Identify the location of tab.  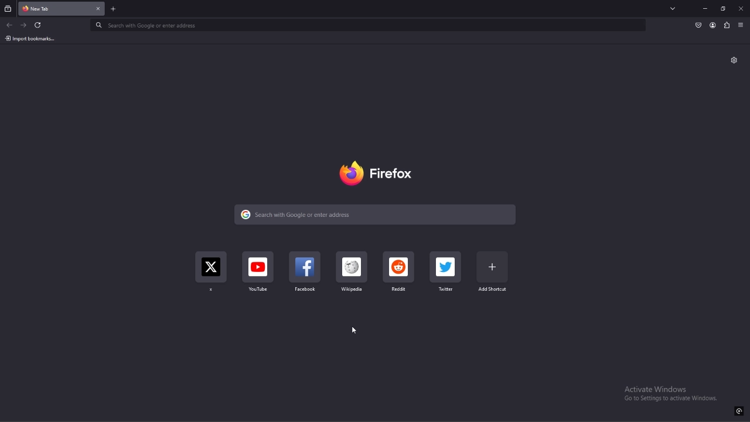
(50, 9).